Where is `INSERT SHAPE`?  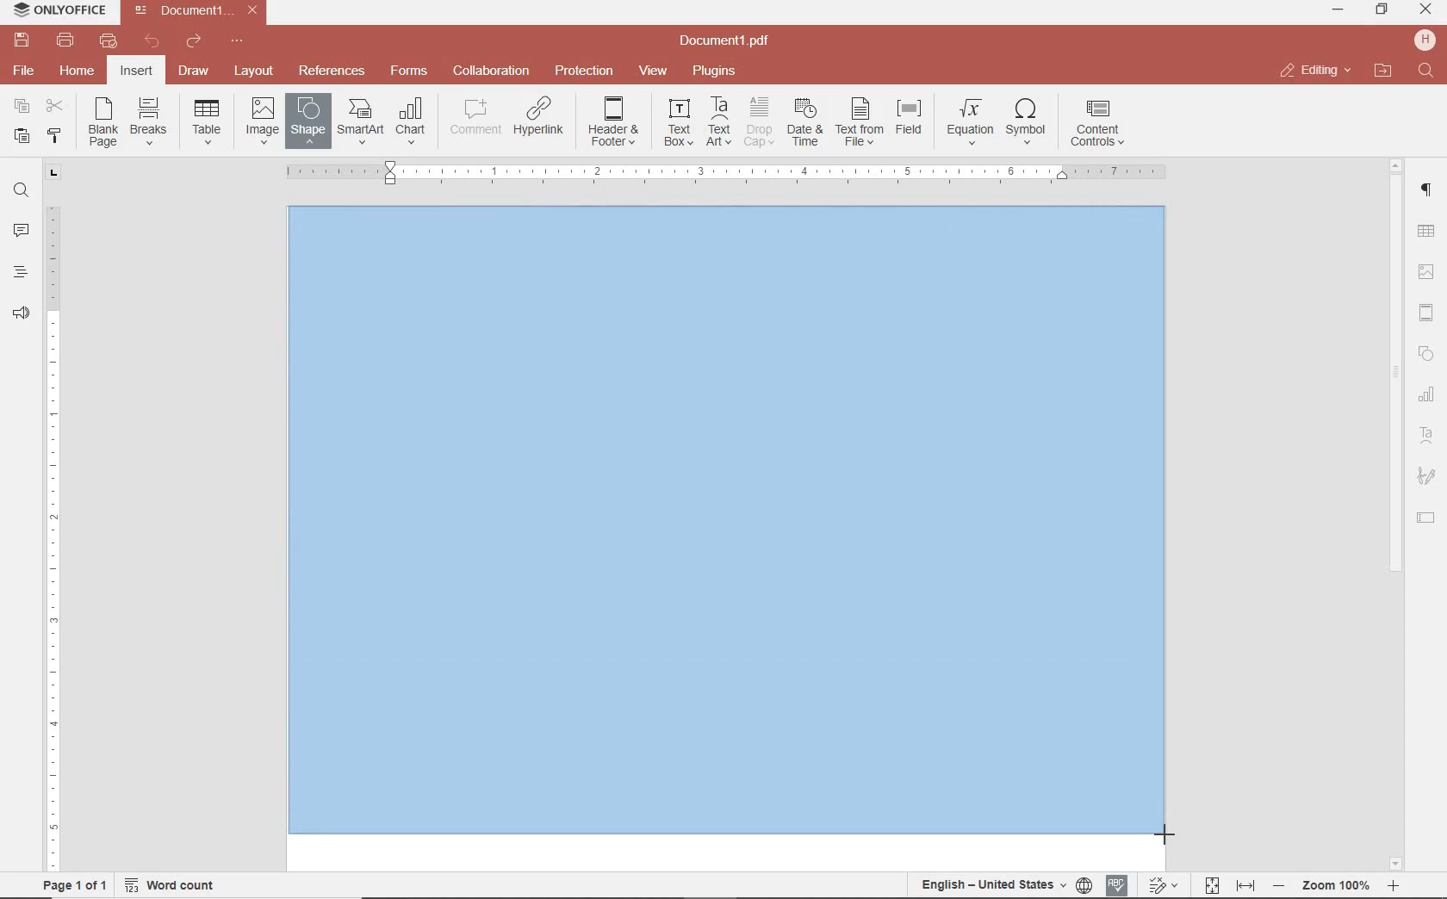 INSERT SHAPE is located at coordinates (307, 120).